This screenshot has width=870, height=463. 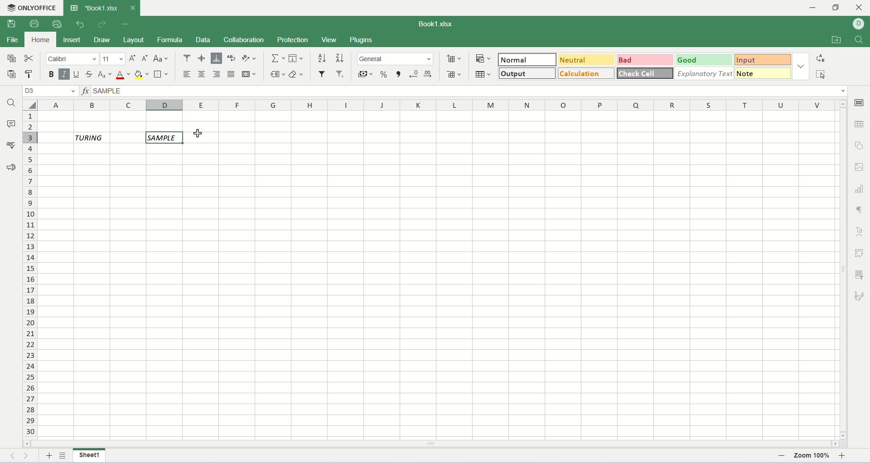 I want to click on feedback and support, so click(x=11, y=169).